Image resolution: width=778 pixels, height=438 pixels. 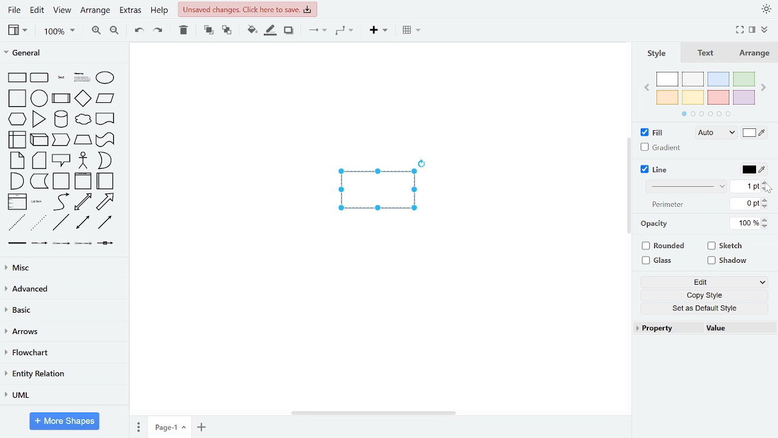 I want to click on edit, so click(x=703, y=281).